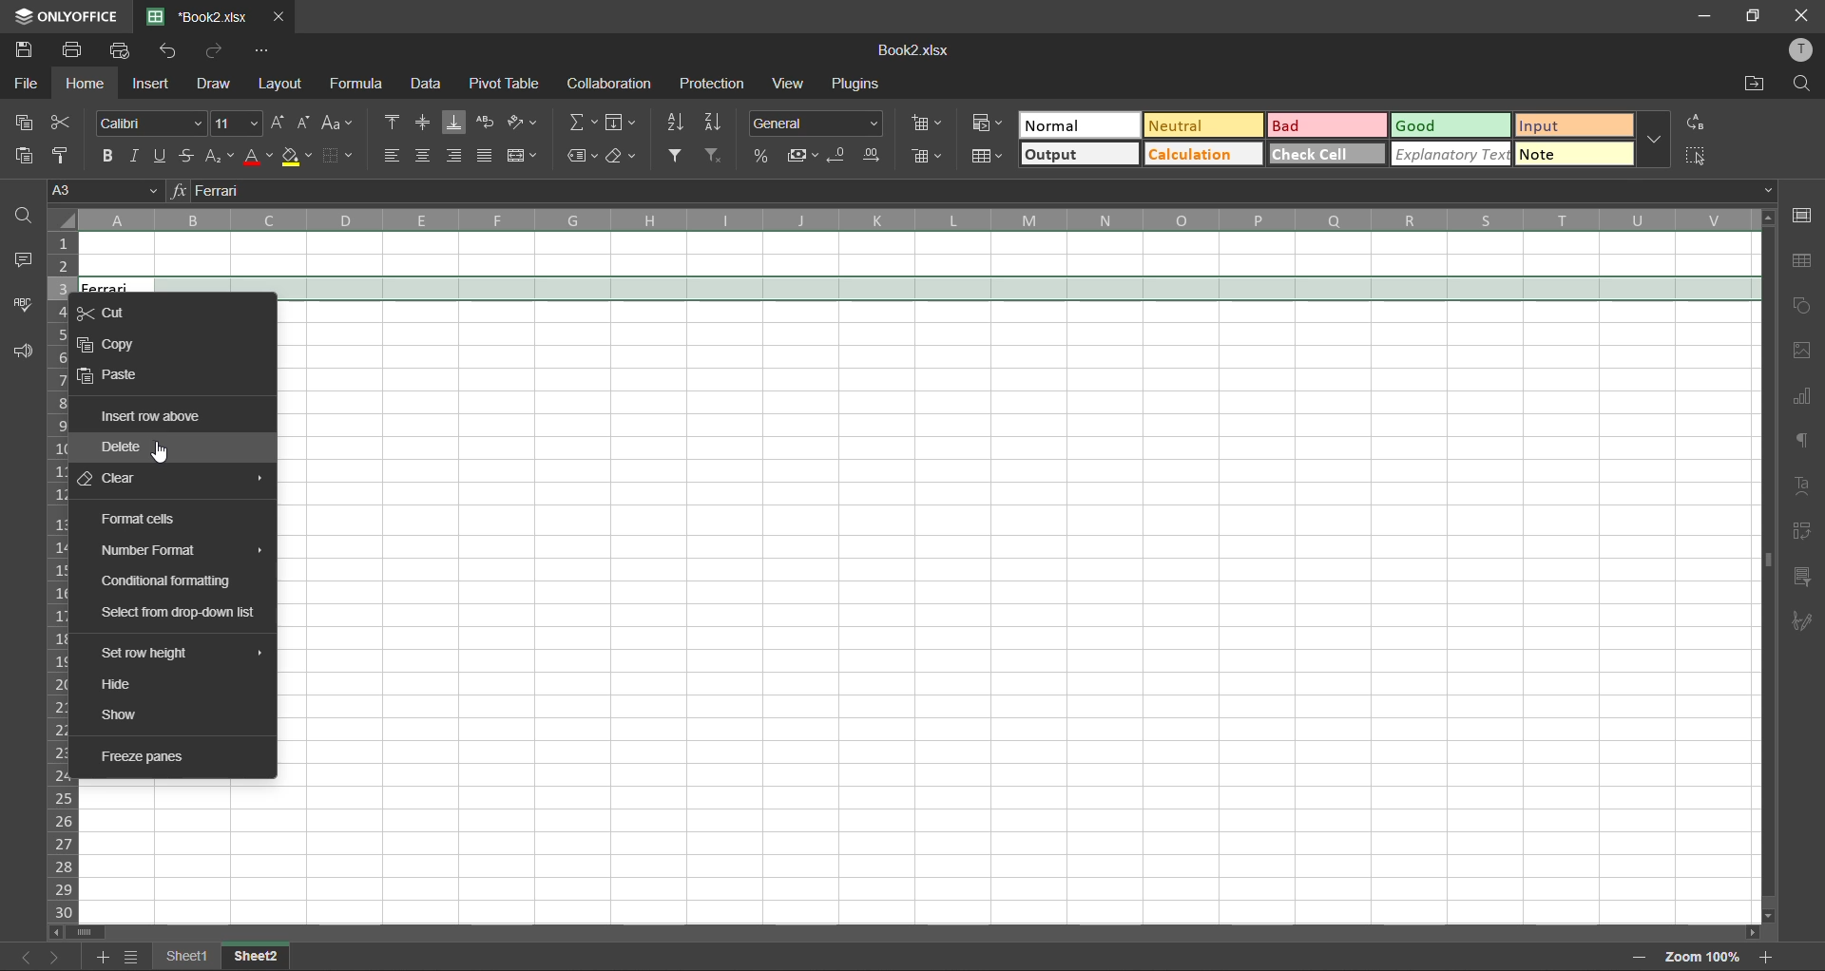  I want to click on data, so click(425, 84).